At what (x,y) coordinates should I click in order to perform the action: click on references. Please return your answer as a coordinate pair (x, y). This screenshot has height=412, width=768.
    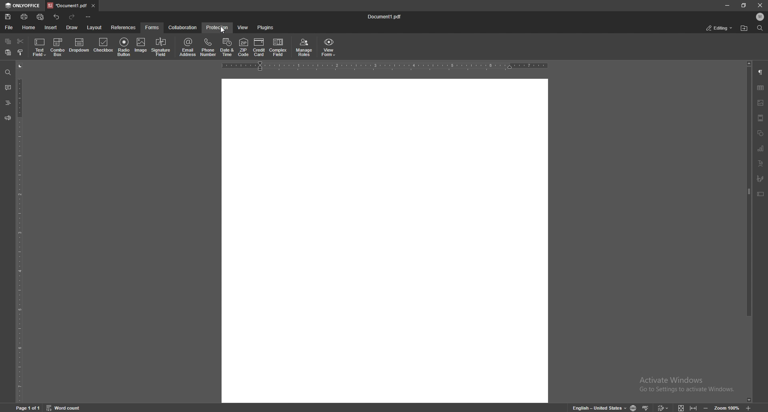
    Looking at the image, I should click on (124, 27).